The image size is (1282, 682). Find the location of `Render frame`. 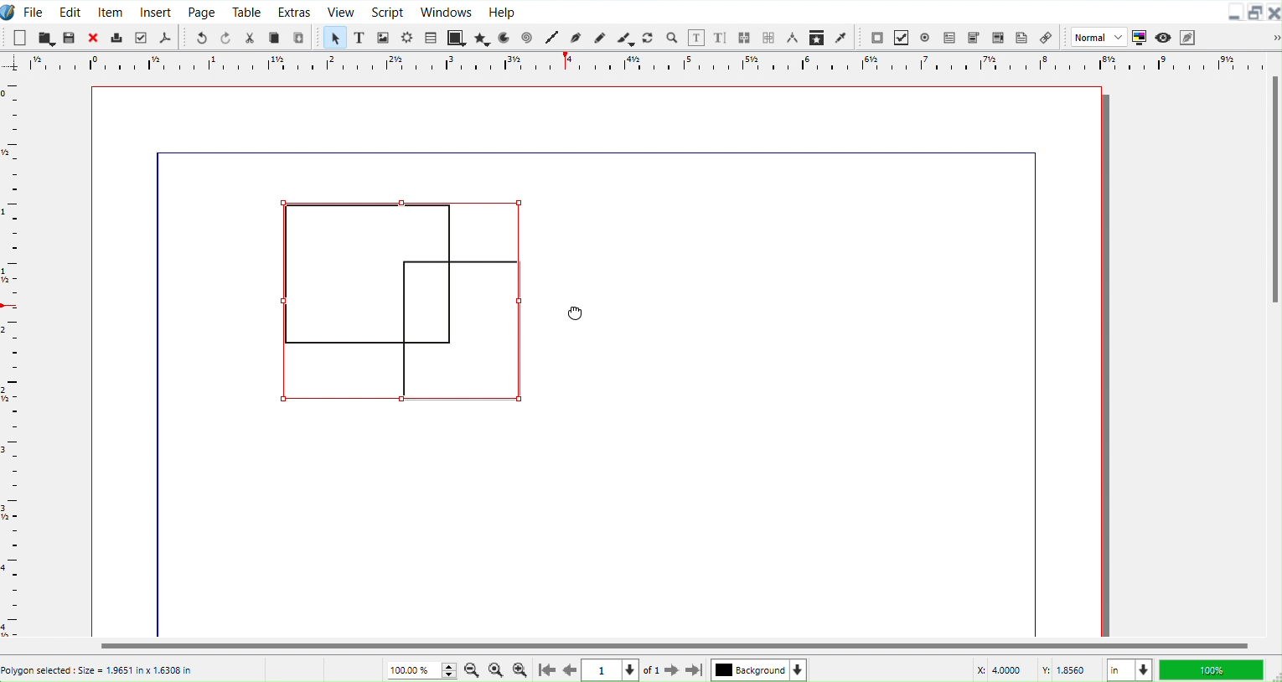

Render frame is located at coordinates (408, 38).